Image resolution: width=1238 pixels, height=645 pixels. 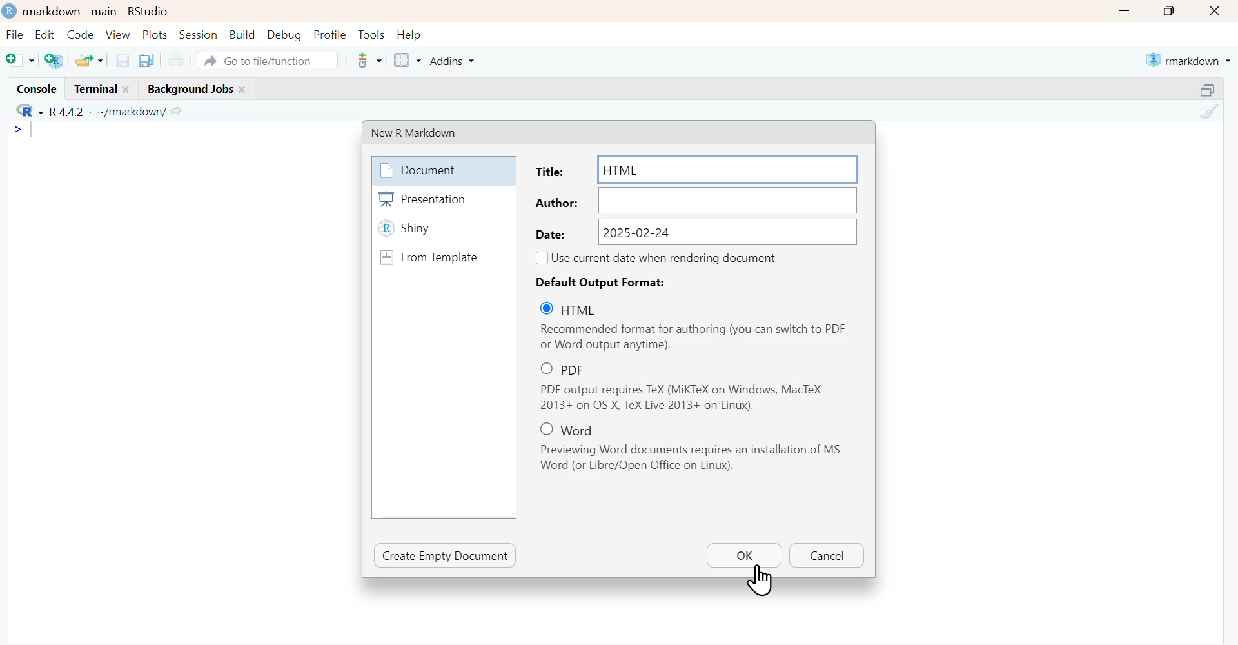 I want to click on From Template, so click(x=442, y=257).